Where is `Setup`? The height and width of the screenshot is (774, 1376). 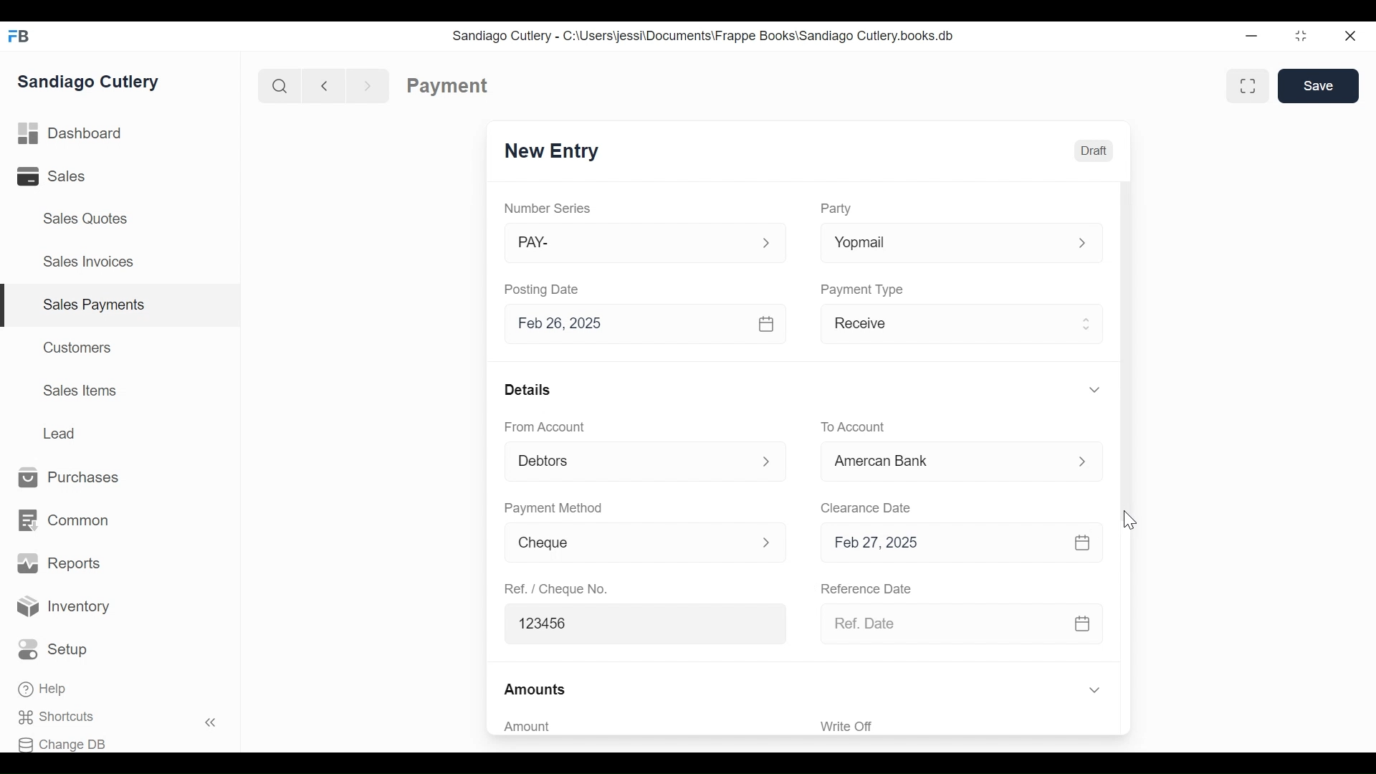
Setup is located at coordinates (57, 650).